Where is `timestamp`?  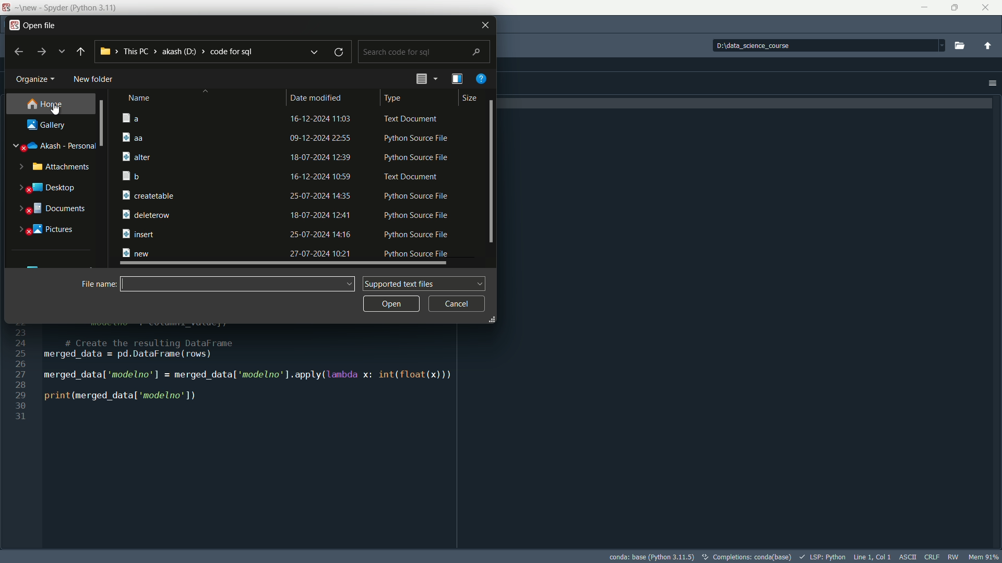 timestamp is located at coordinates (318, 138).